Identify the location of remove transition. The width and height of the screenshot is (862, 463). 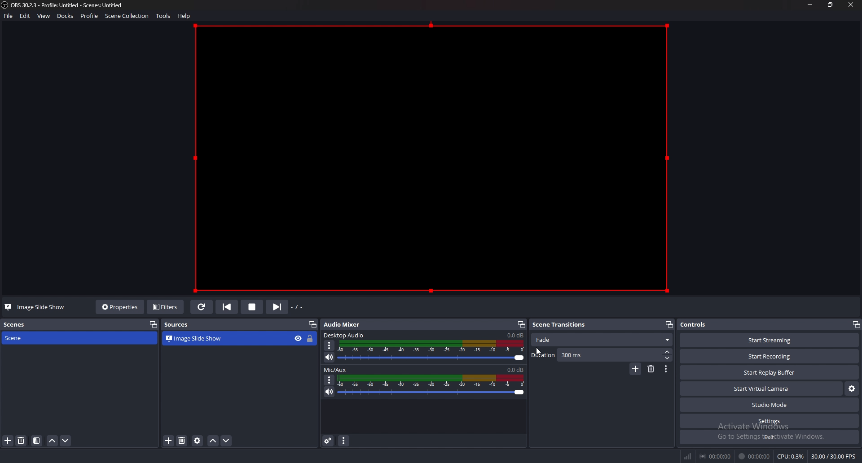
(651, 369).